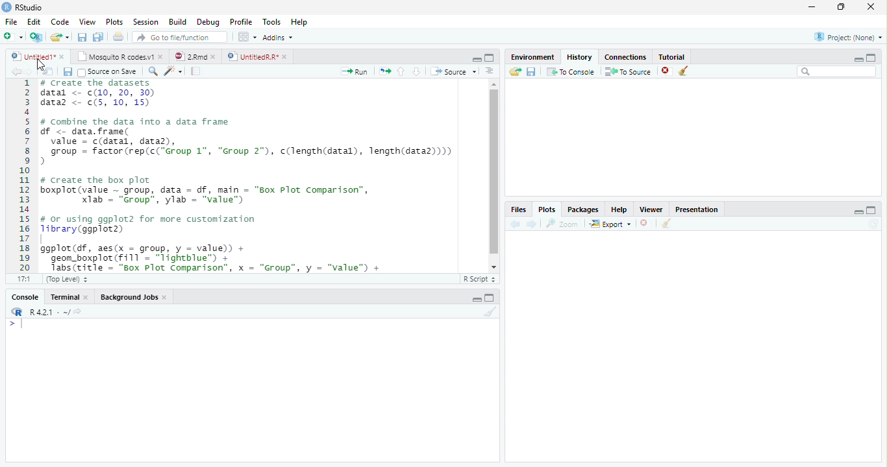 The width and height of the screenshot is (887, 467). Describe the element at coordinates (207, 22) in the screenshot. I see `Debug` at that location.